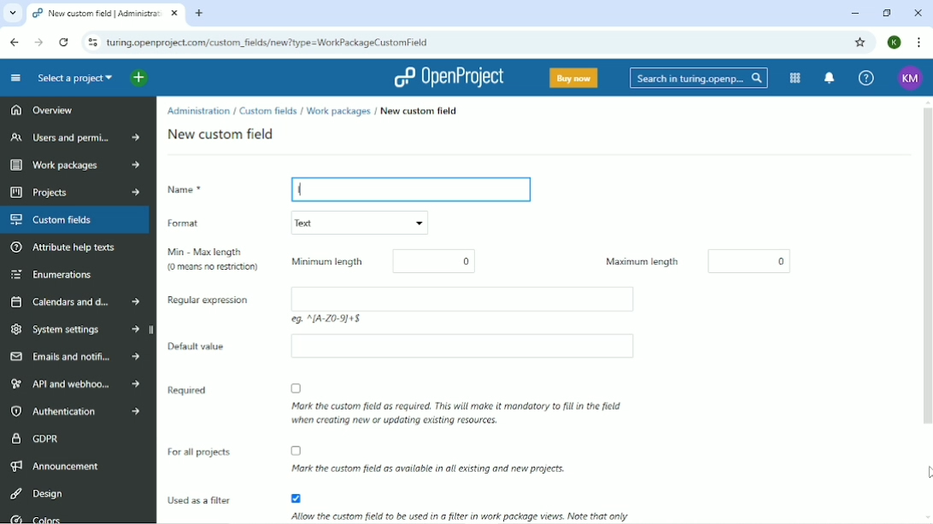 This screenshot has height=524, width=933. Describe the element at coordinates (198, 111) in the screenshot. I see `Administration` at that location.